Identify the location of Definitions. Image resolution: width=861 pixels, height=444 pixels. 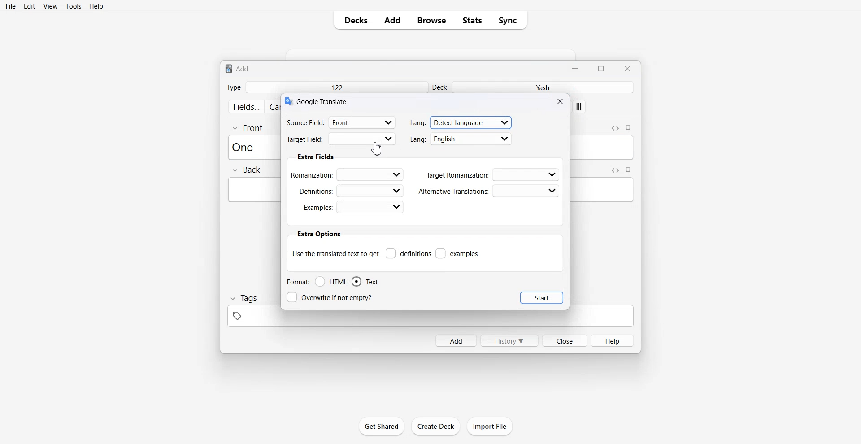
(408, 253).